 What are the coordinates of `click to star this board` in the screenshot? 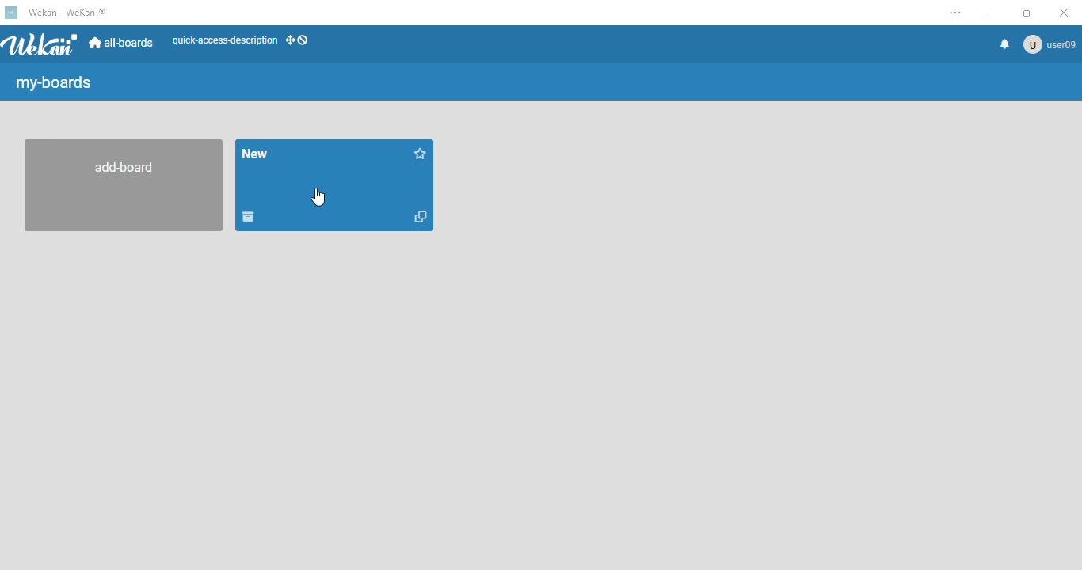 It's located at (421, 153).